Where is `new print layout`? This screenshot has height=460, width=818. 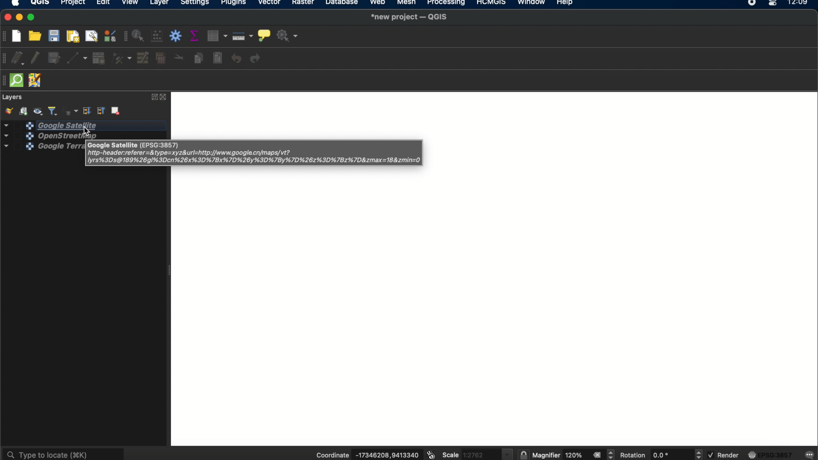 new print layout is located at coordinates (74, 36).